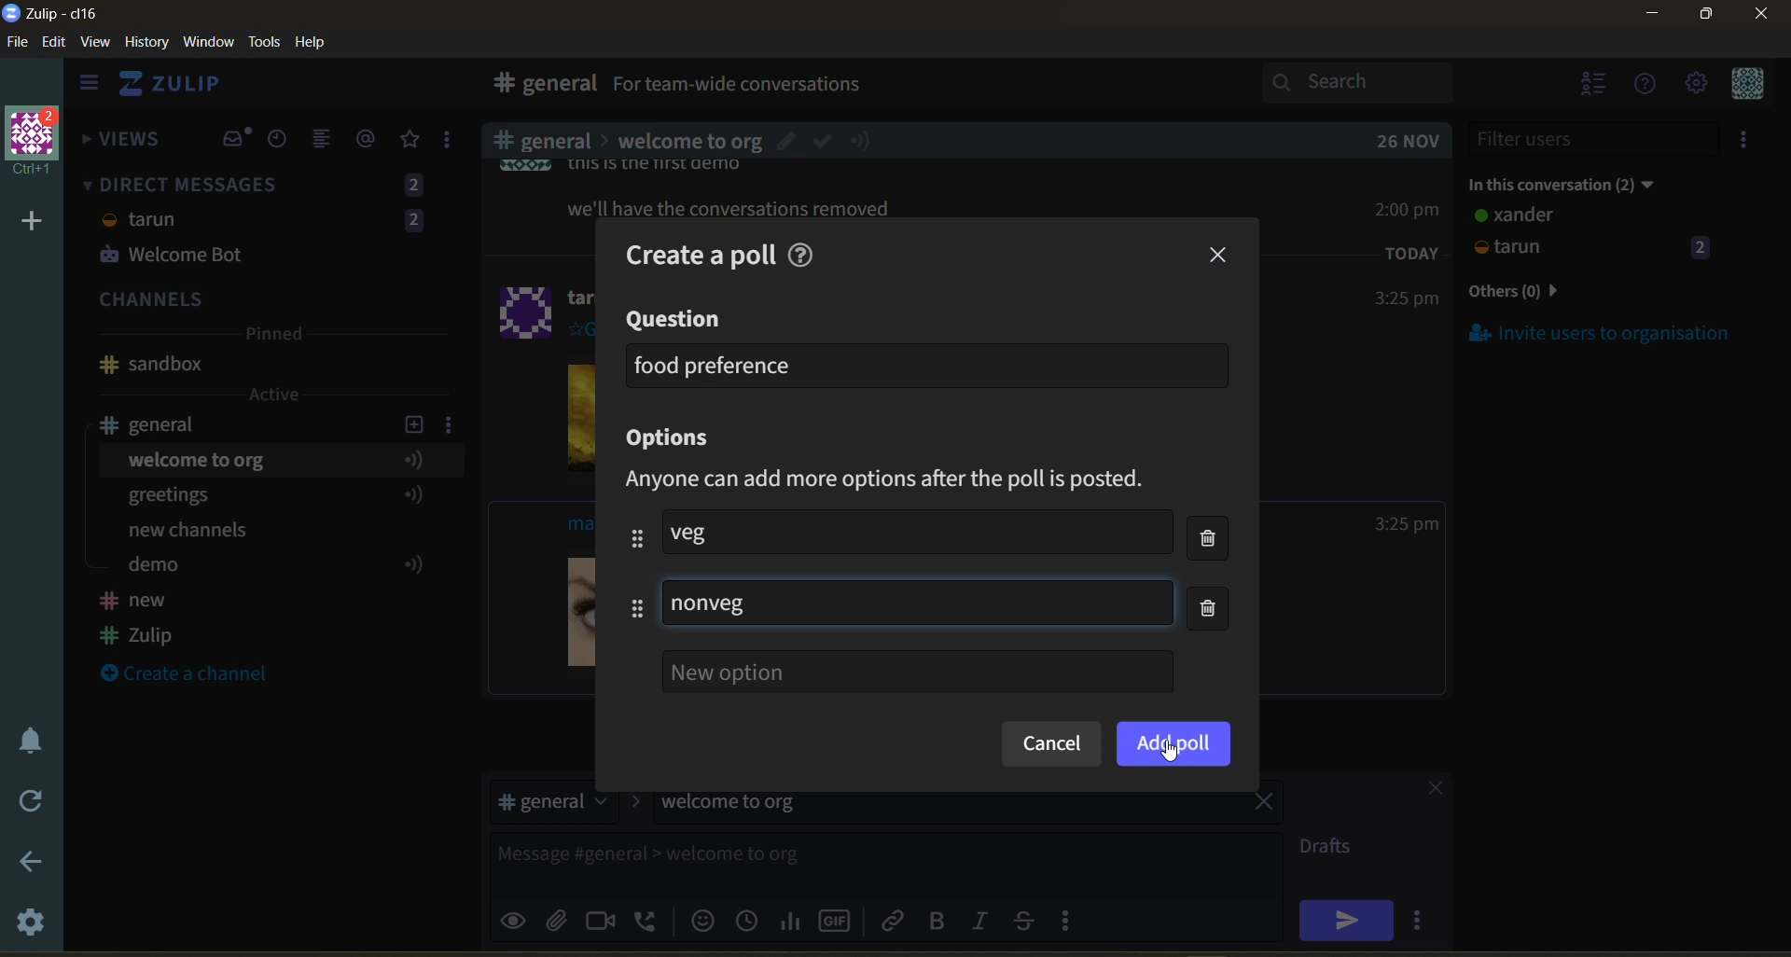  Describe the element at coordinates (1646, 86) in the screenshot. I see `help menu` at that location.